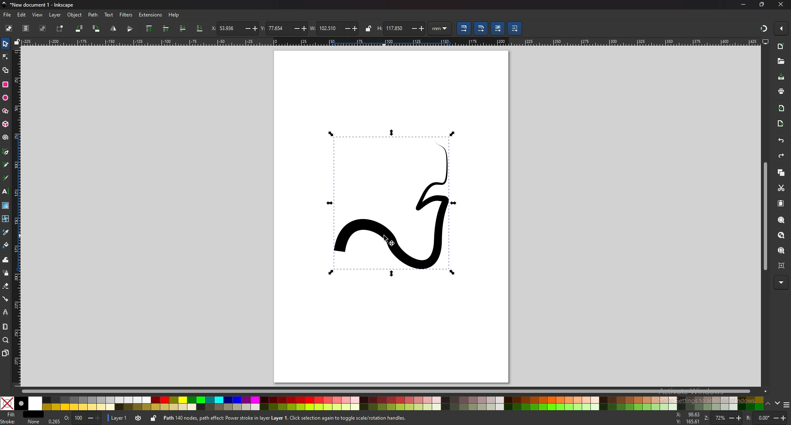 The width and height of the screenshot is (791, 425). Describe the element at coordinates (6, 205) in the screenshot. I see `gradient` at that location.